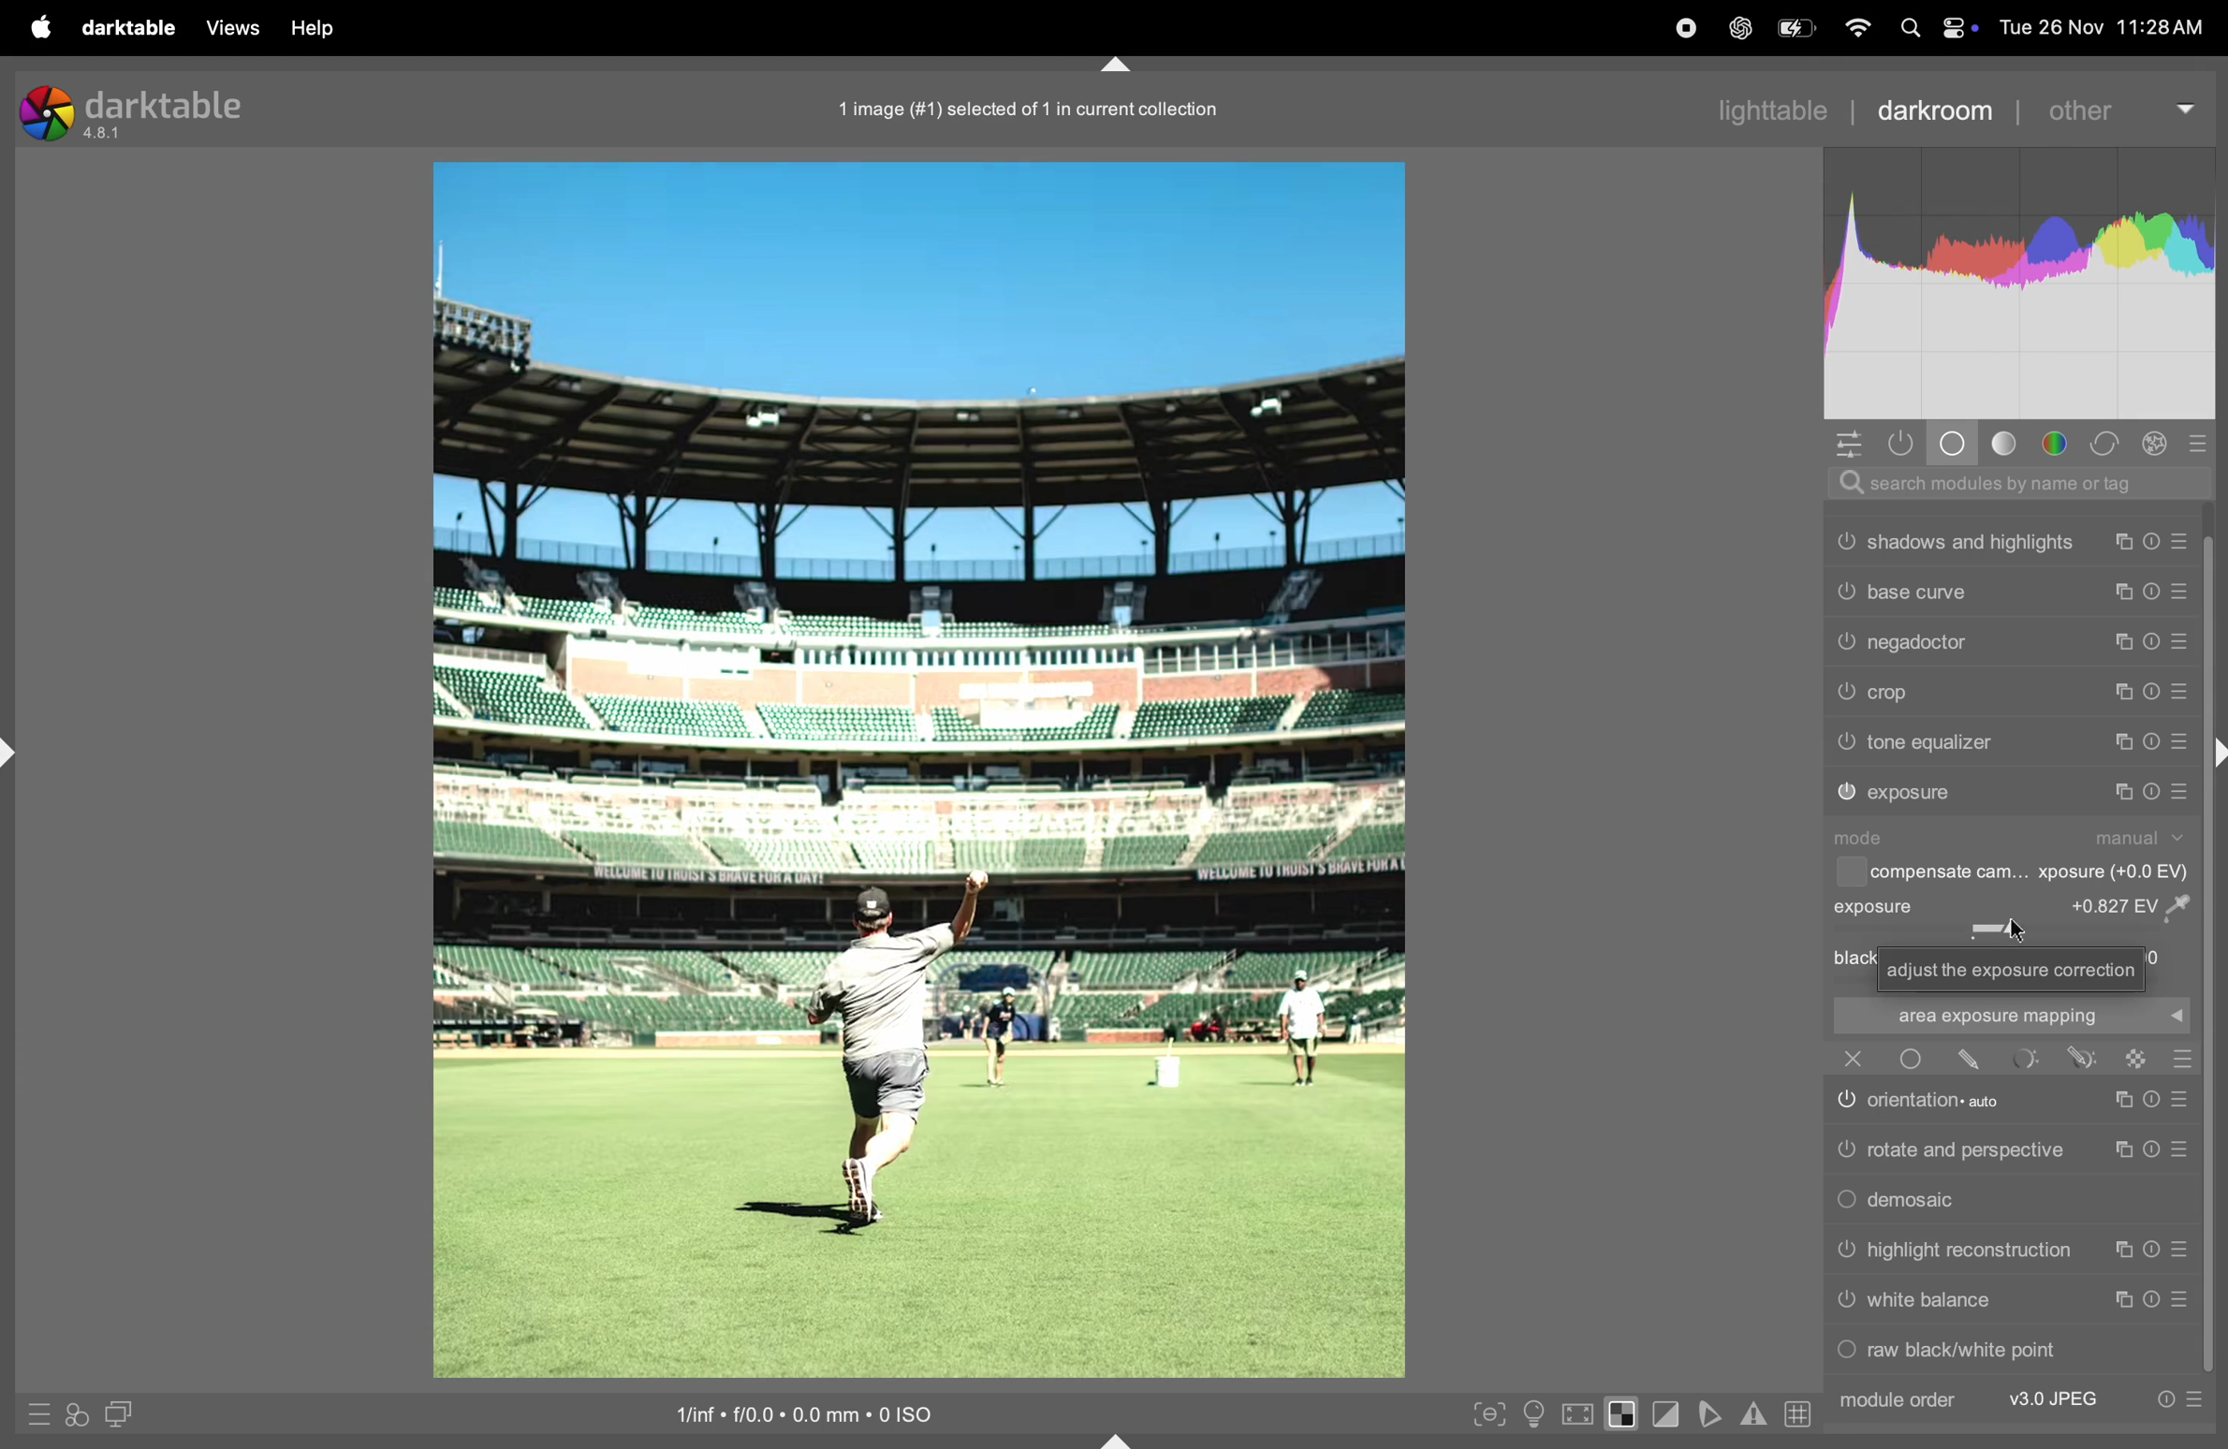  What do you see at coordinates (1844, 541) in the screenshot?
I see `Switch on or off` at bounding box center [1844, 541].